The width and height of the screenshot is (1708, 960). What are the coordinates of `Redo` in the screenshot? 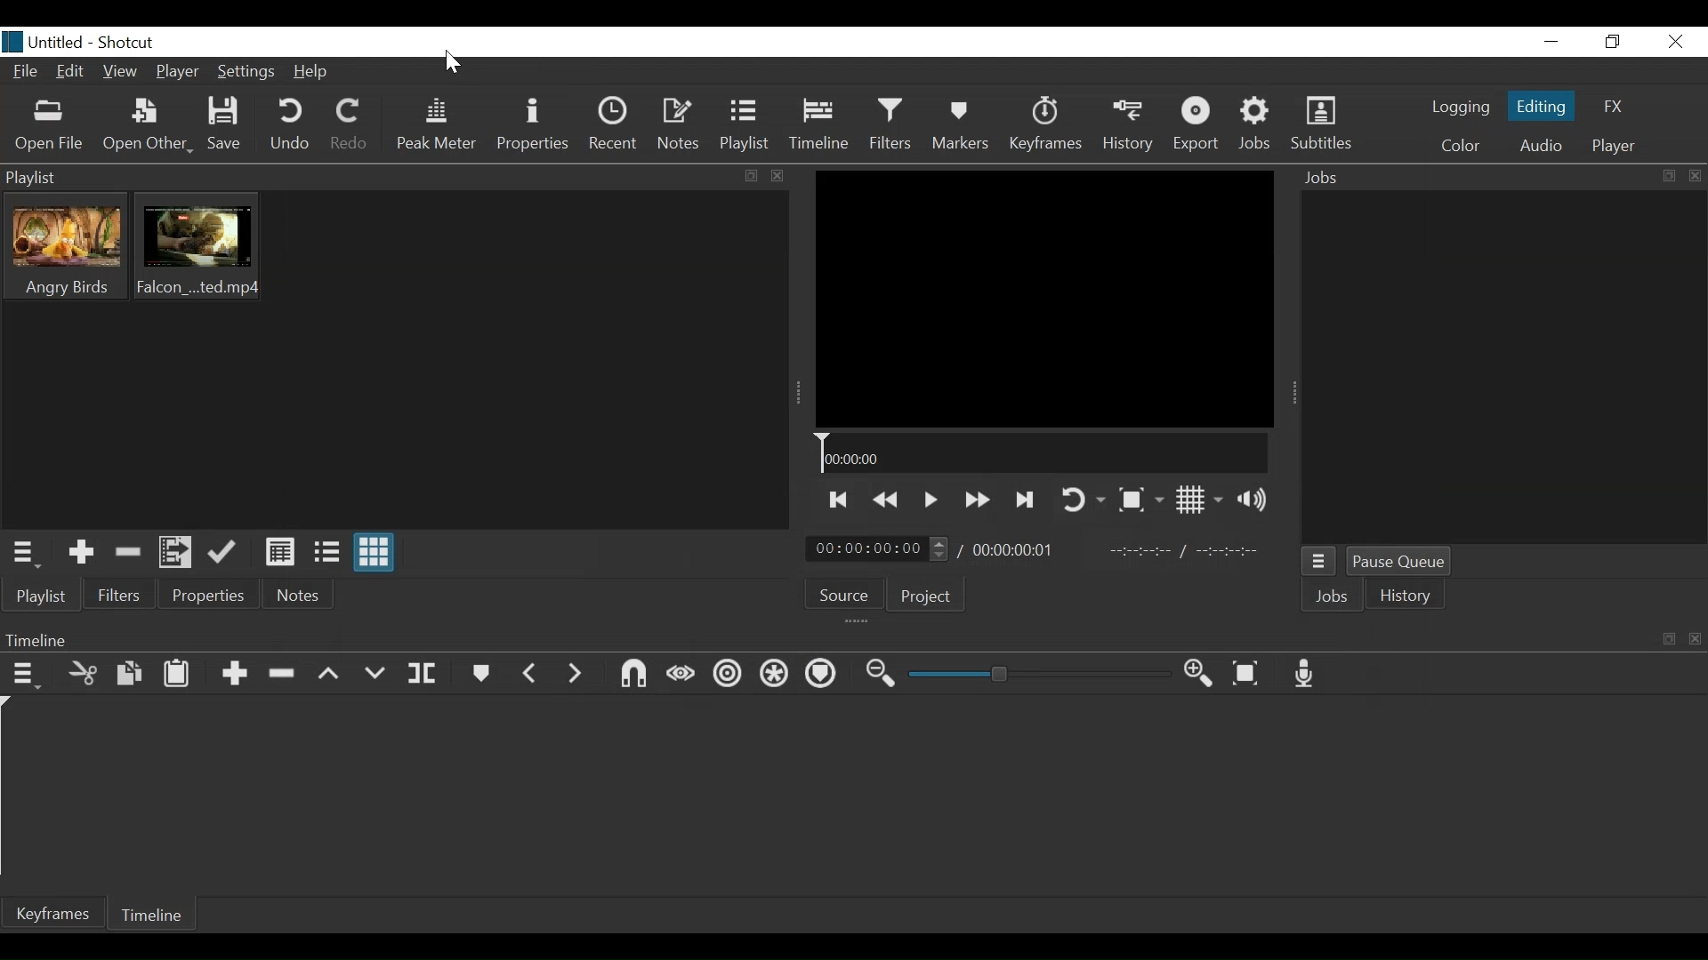 It's located at (349, 127).